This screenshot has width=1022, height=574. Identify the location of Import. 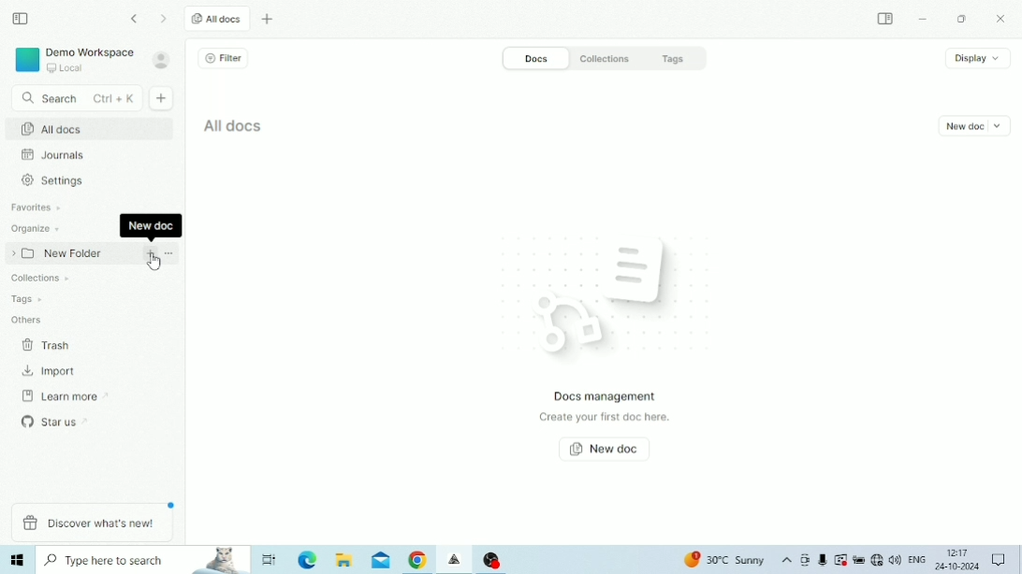
(51, 370).